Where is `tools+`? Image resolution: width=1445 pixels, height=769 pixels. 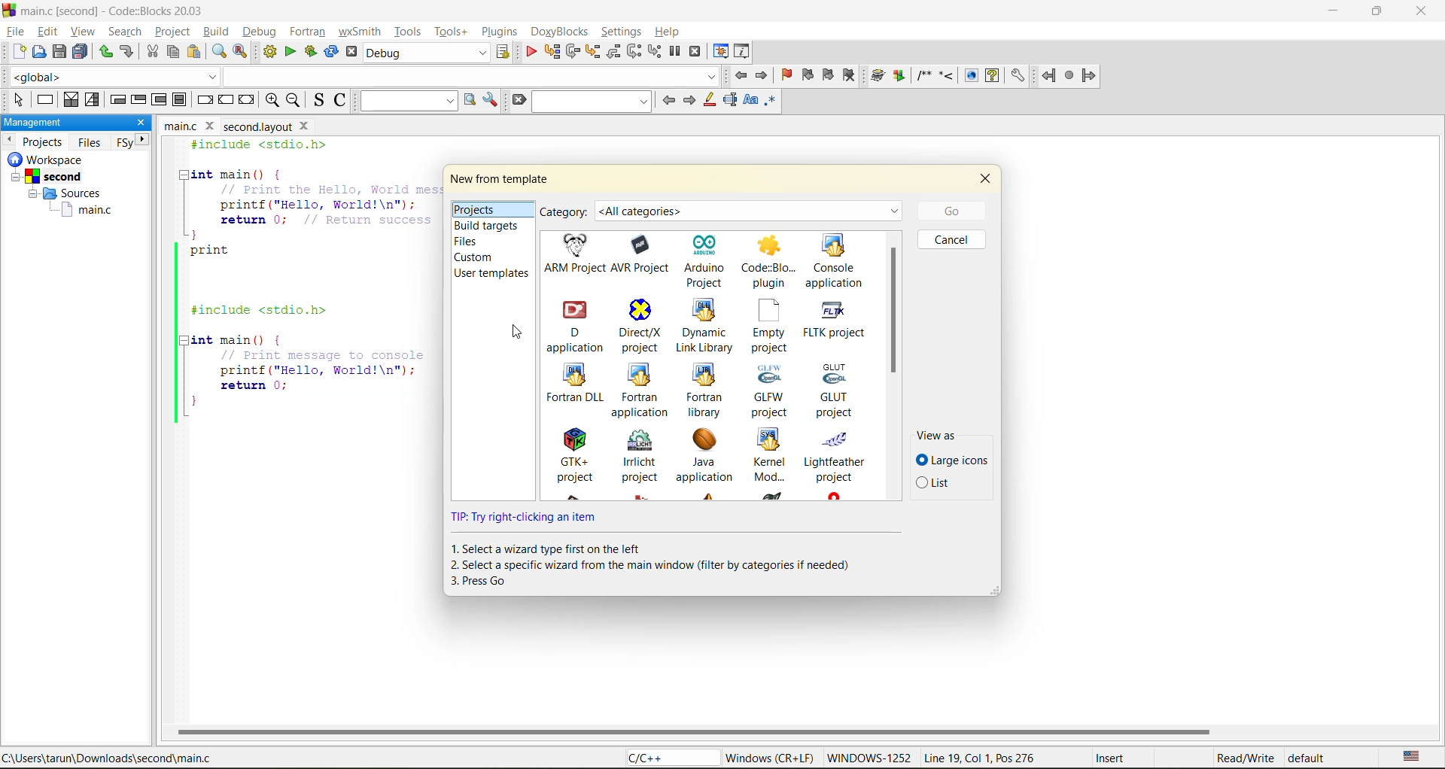 tools+ is located at coordinates (450, 32).